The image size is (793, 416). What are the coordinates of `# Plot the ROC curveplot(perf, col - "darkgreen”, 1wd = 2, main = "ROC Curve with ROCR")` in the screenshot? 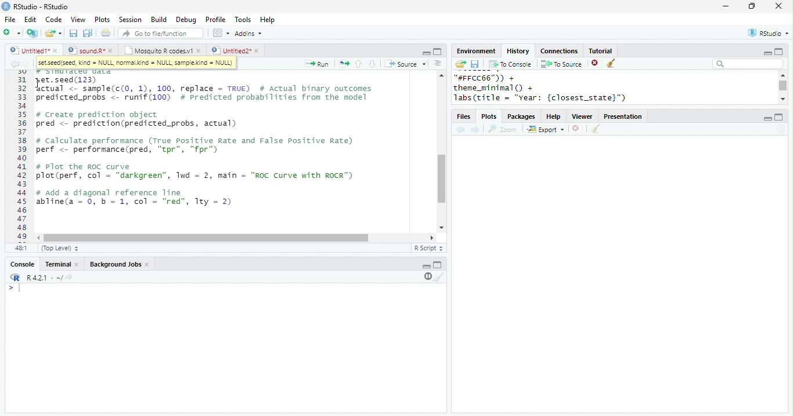 It's located at (197, 172).